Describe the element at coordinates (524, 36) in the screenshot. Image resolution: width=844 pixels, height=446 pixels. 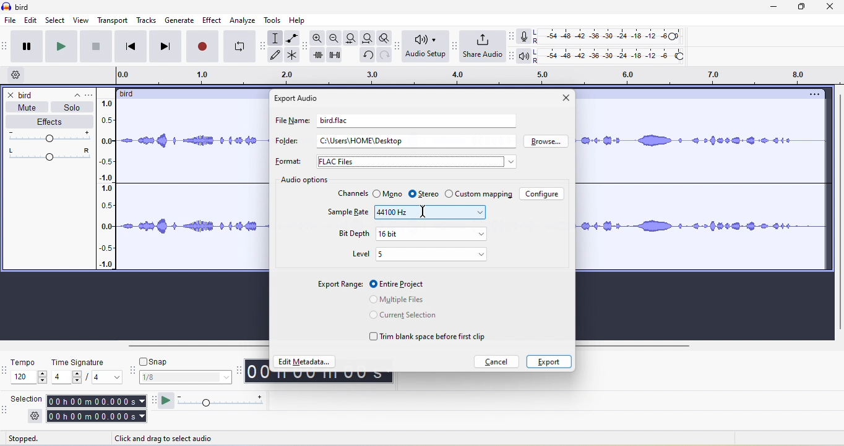
I see `record meter` at that location.